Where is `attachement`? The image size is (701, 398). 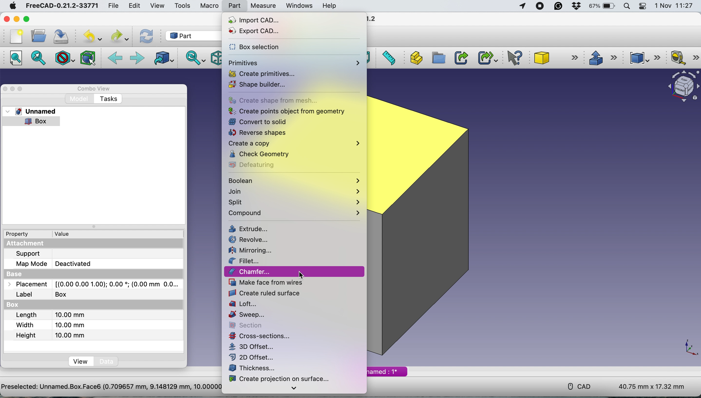 attachement is located at coordinates (24, 244).